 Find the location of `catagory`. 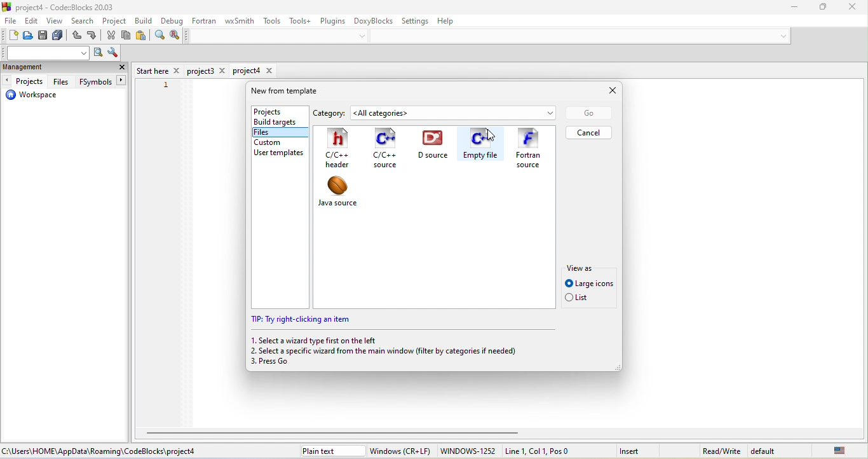

catagory is located at coordinates (334, 112).